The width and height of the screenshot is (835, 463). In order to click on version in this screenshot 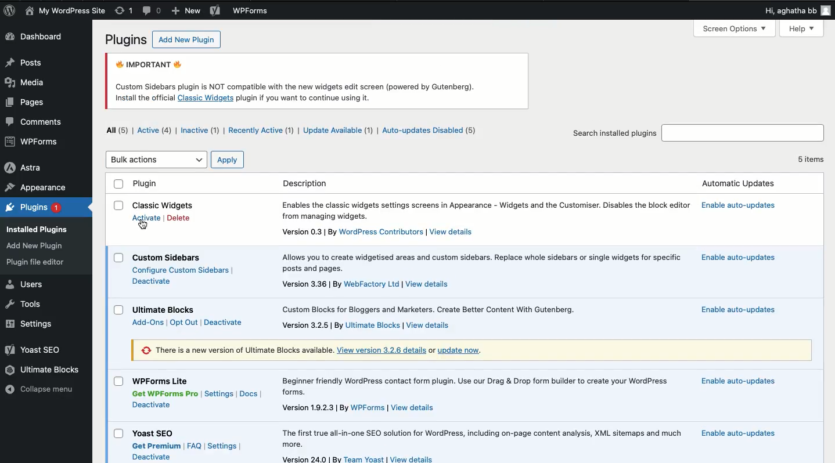, I will do `click(315, 407)`.